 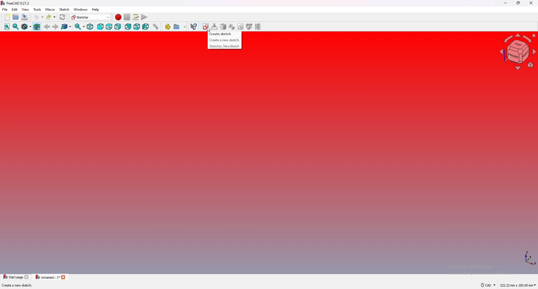 What do you see at coordinates (259, 27) in the screenshot?
I see `mirror sketch` at bounding box center [259, 27].